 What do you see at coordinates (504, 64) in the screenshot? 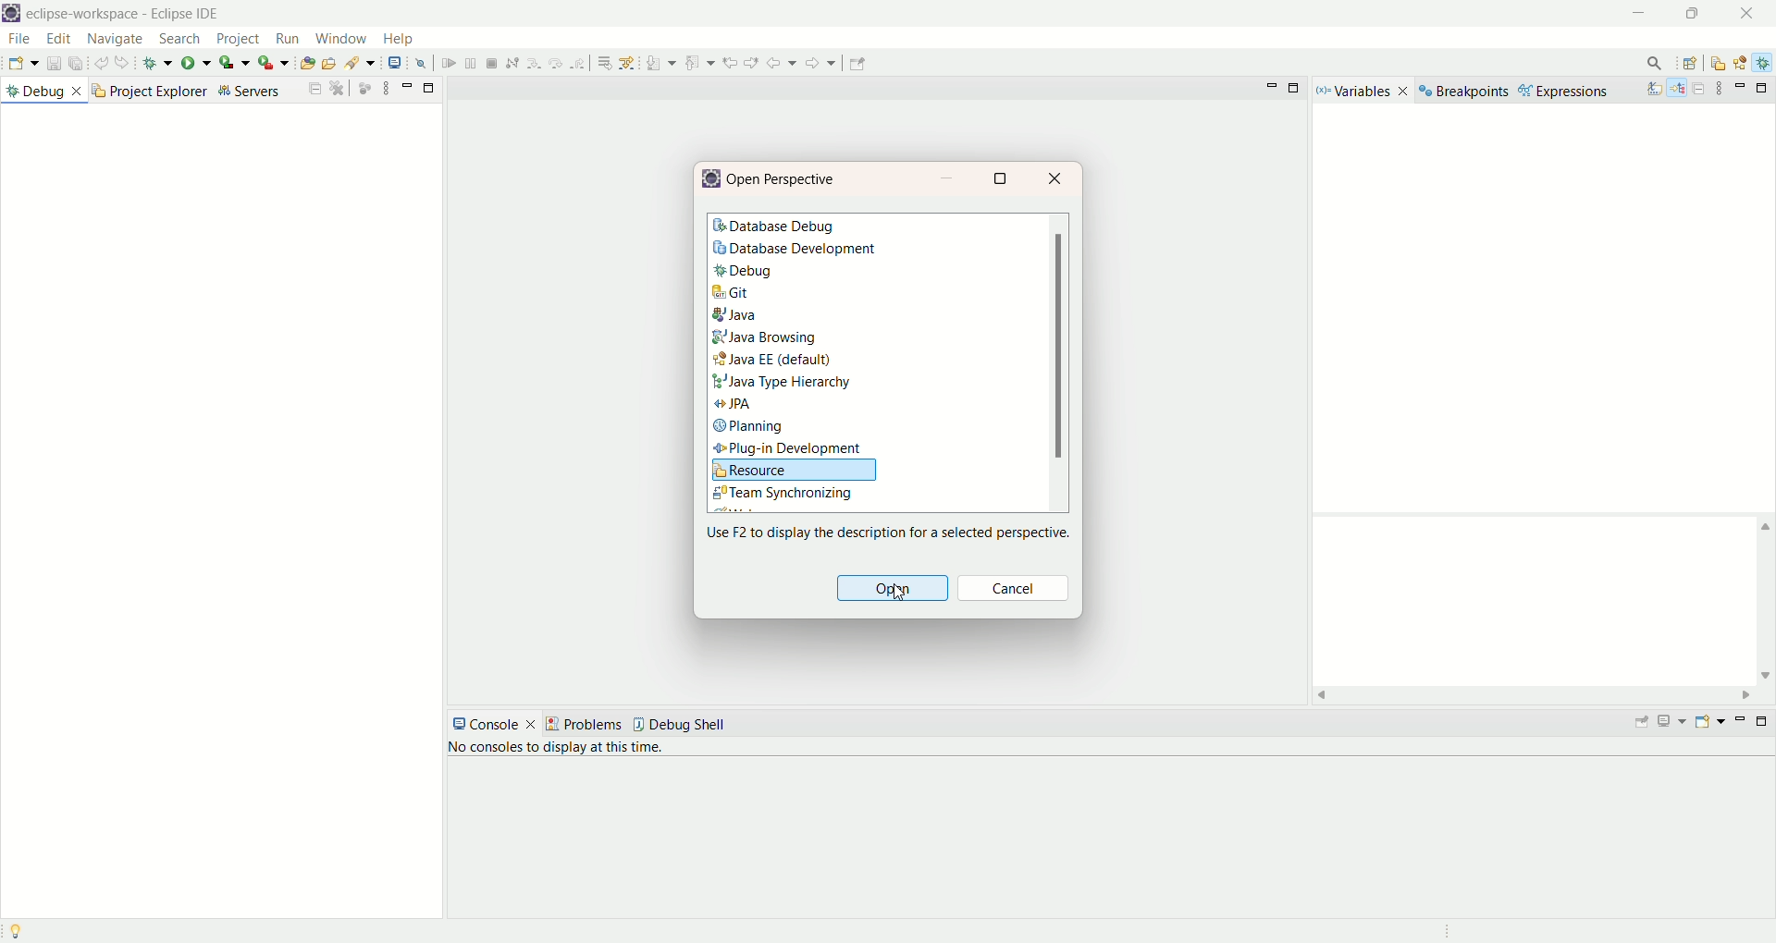
I see `launch web service explorer` at bounding box center [504, 64].